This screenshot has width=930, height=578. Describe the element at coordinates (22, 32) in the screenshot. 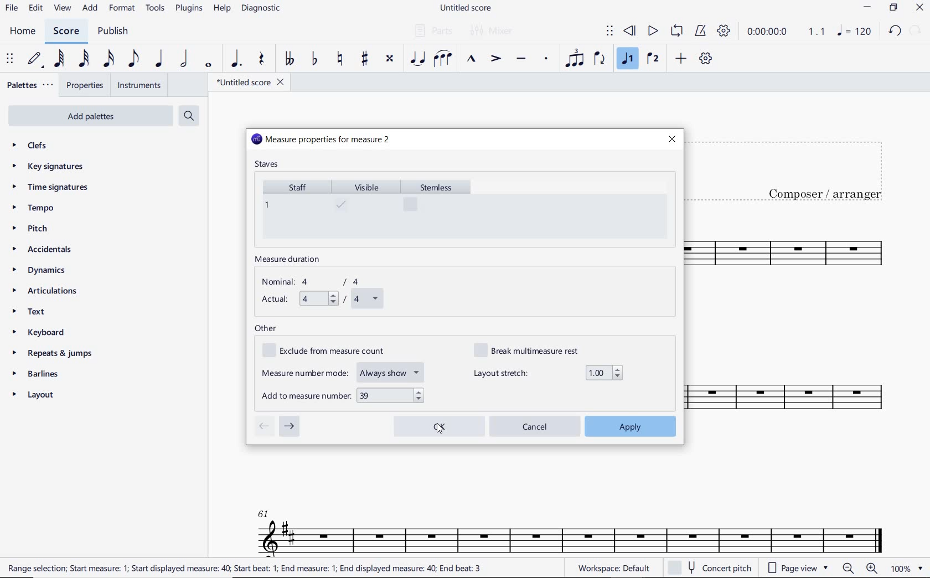

I see `HOME` at that location.